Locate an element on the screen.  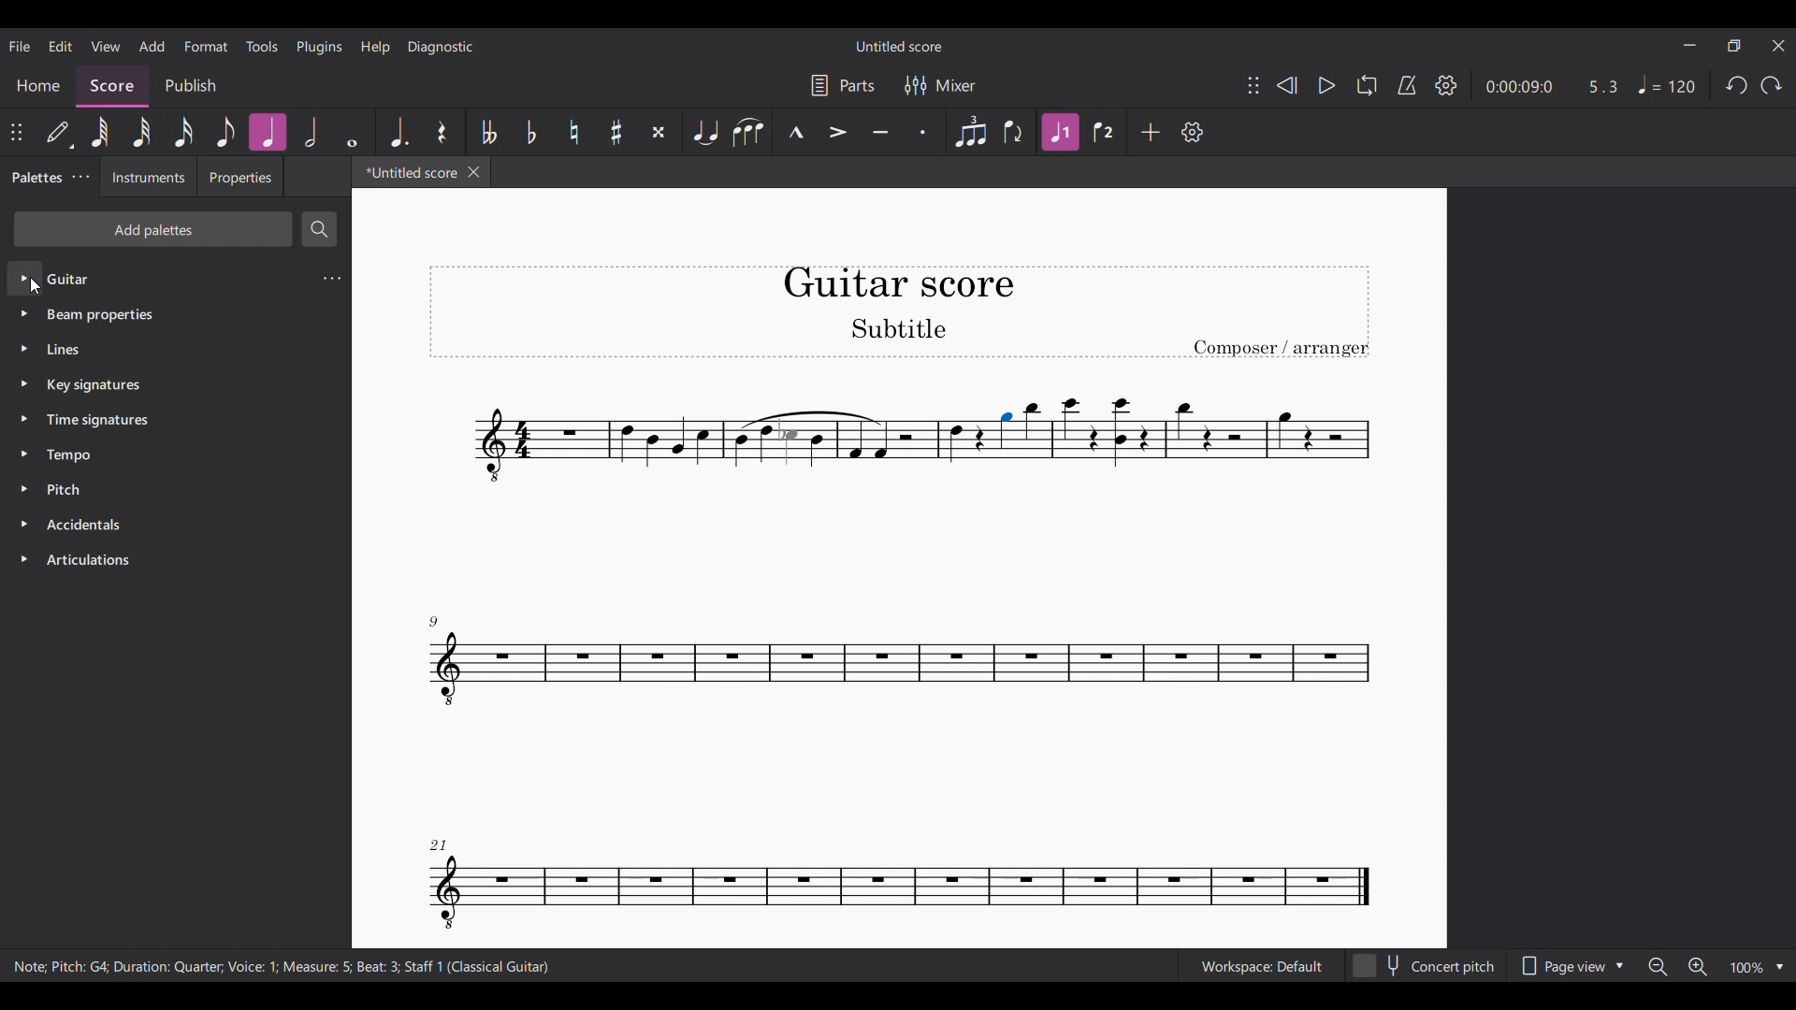
Articulations is located at coordinates (93, 560).